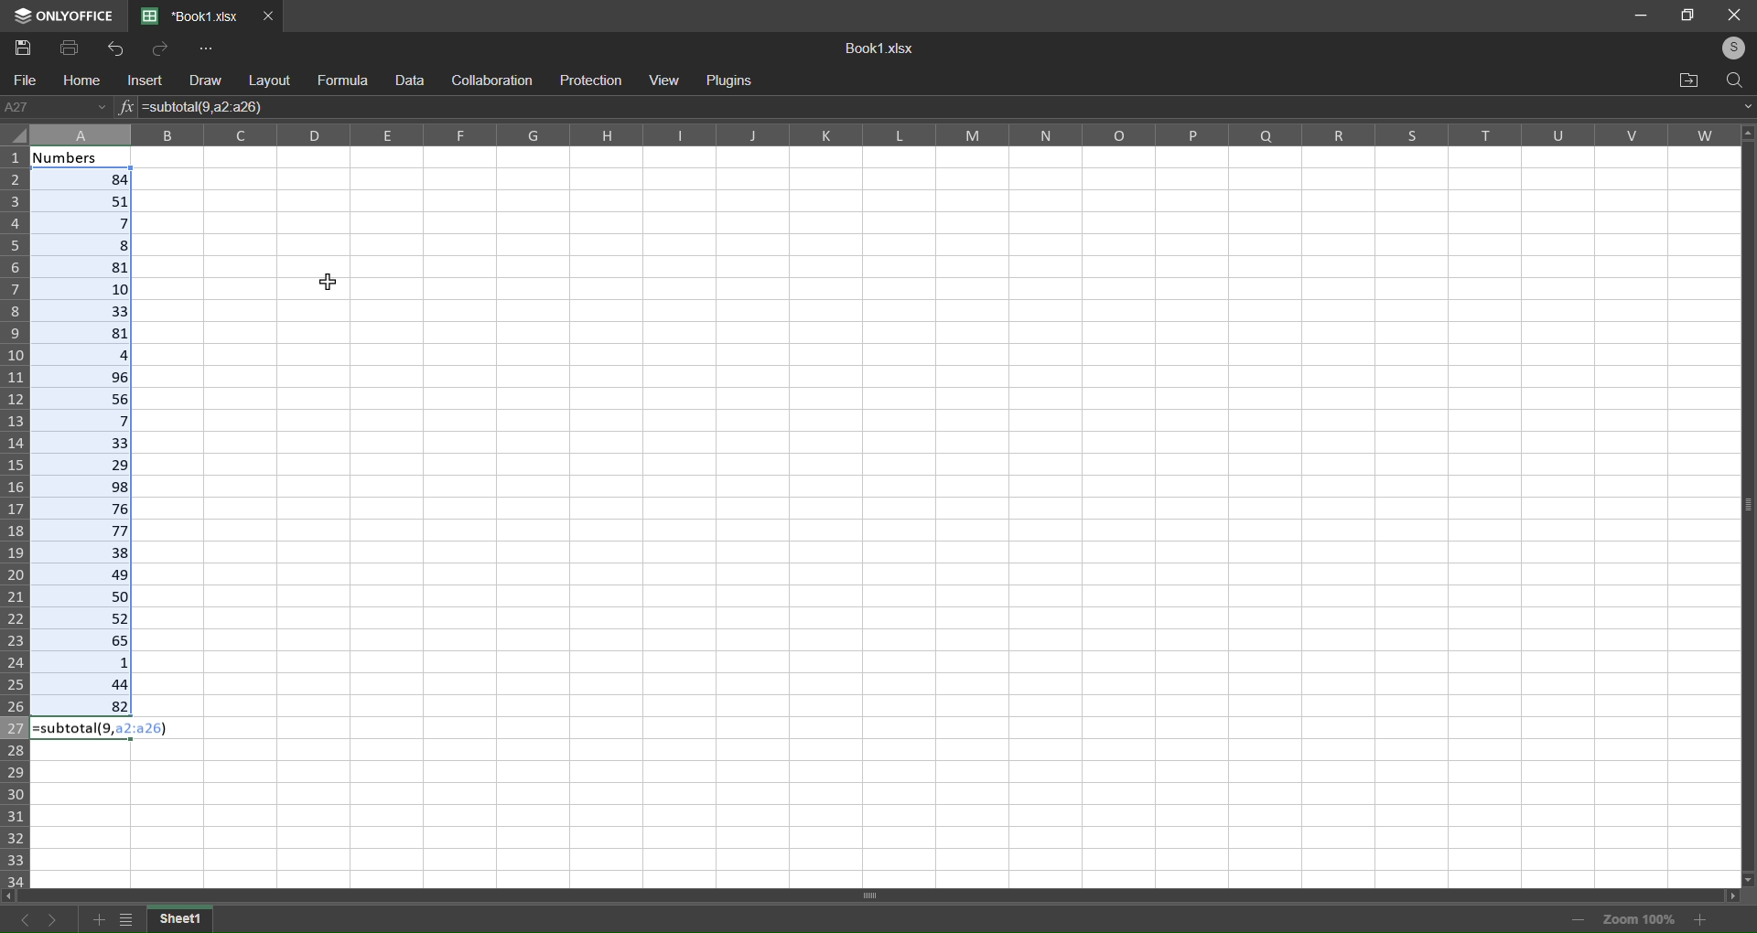 The image size is (1757, 933). I want to click on close, so click(1736, 15).